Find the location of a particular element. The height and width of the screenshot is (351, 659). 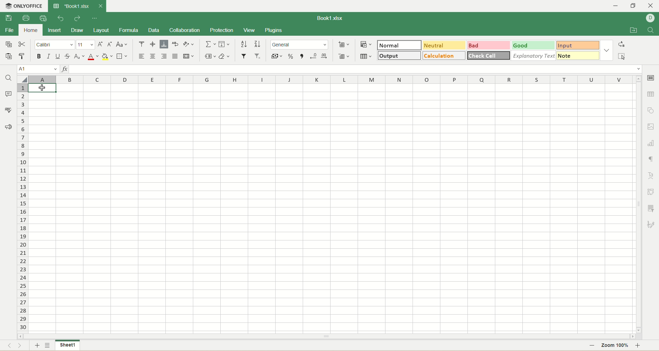

neutral is located at coordinates (444, 45).